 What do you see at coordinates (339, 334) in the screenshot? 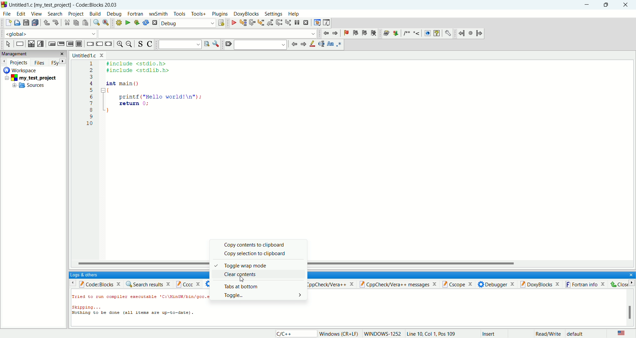
I see `windows` at bounding box center [339, 334].